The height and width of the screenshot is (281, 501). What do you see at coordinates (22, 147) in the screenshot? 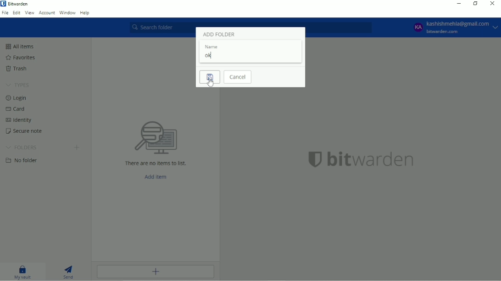
I see `Folders` at bounding box center [22, 147].